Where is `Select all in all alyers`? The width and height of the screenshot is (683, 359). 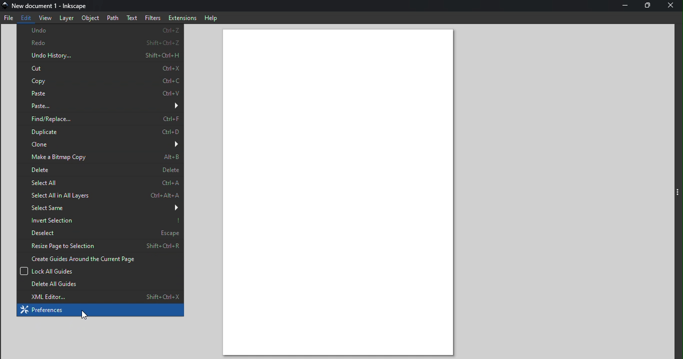 Select all in all alyers is located at coordinates (100, 195).